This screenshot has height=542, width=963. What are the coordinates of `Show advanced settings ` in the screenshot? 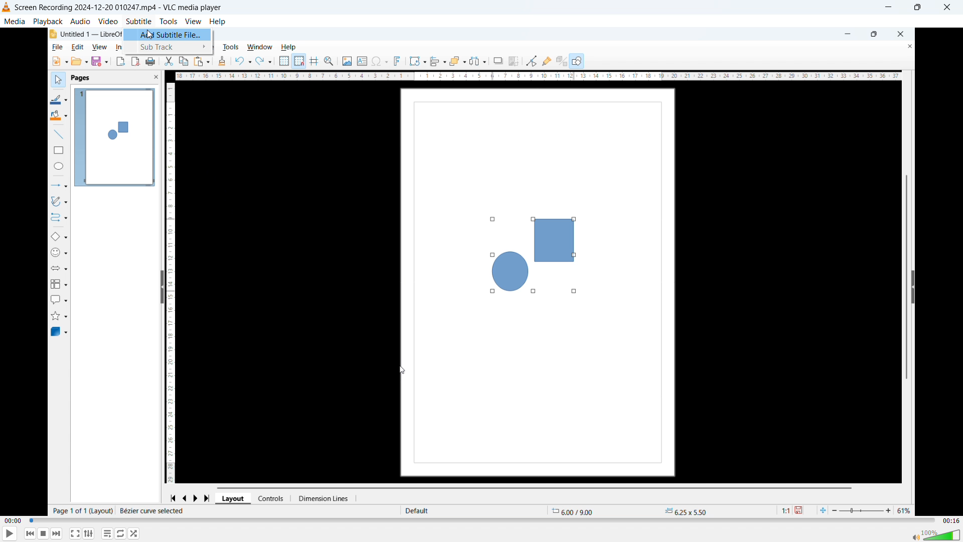 It's located at (89, 533).